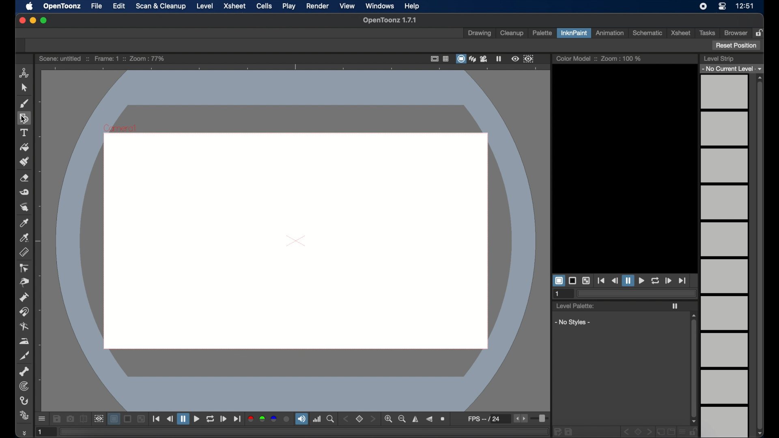 The height and width of the screenshot is (438, 779). I want to click on palette, so click(542, 34).